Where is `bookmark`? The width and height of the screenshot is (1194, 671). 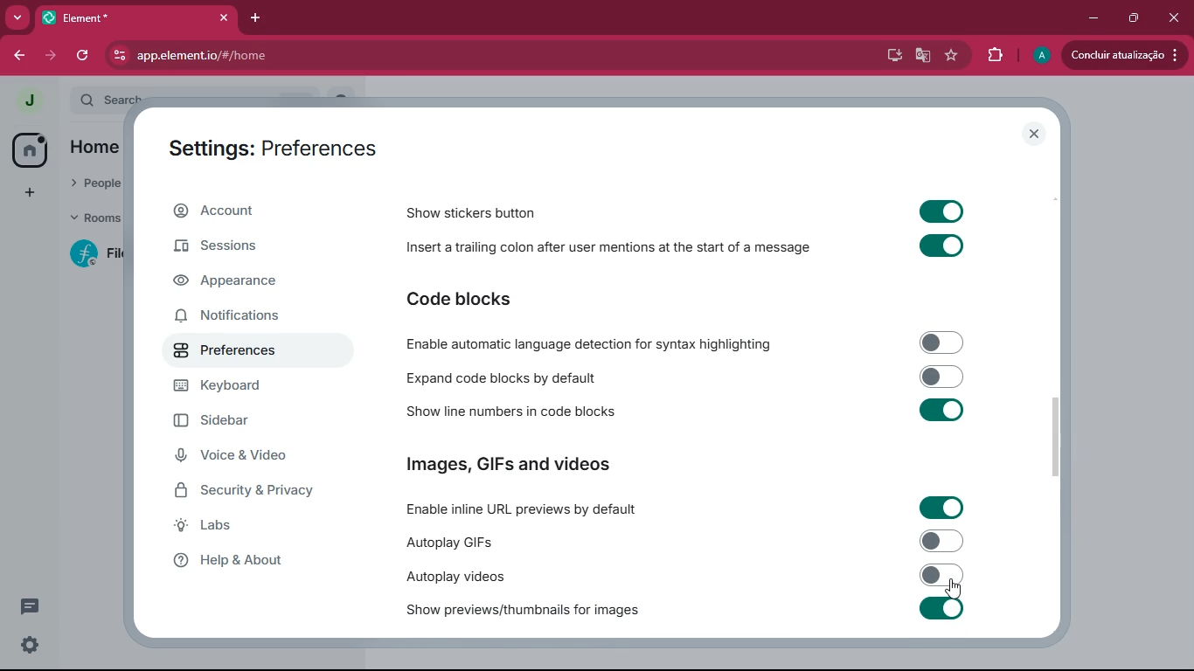
bookmark is located at coordinates (952, 57).